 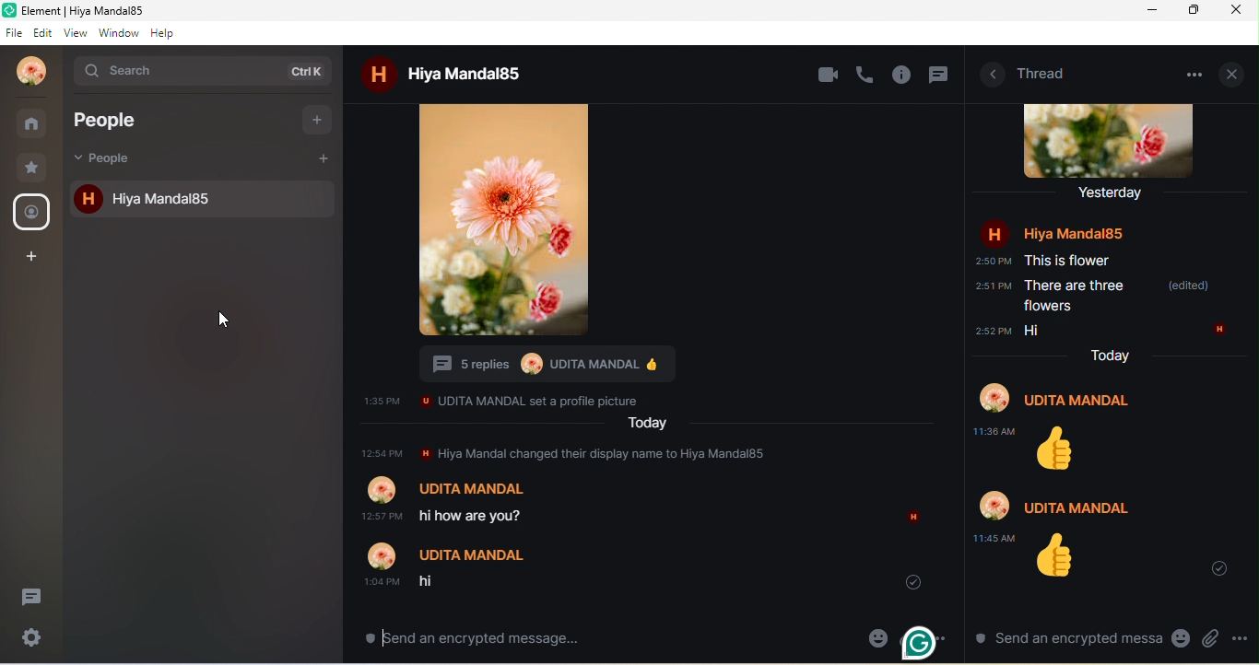 I want to click on Today, so click(x=1108, y=354).